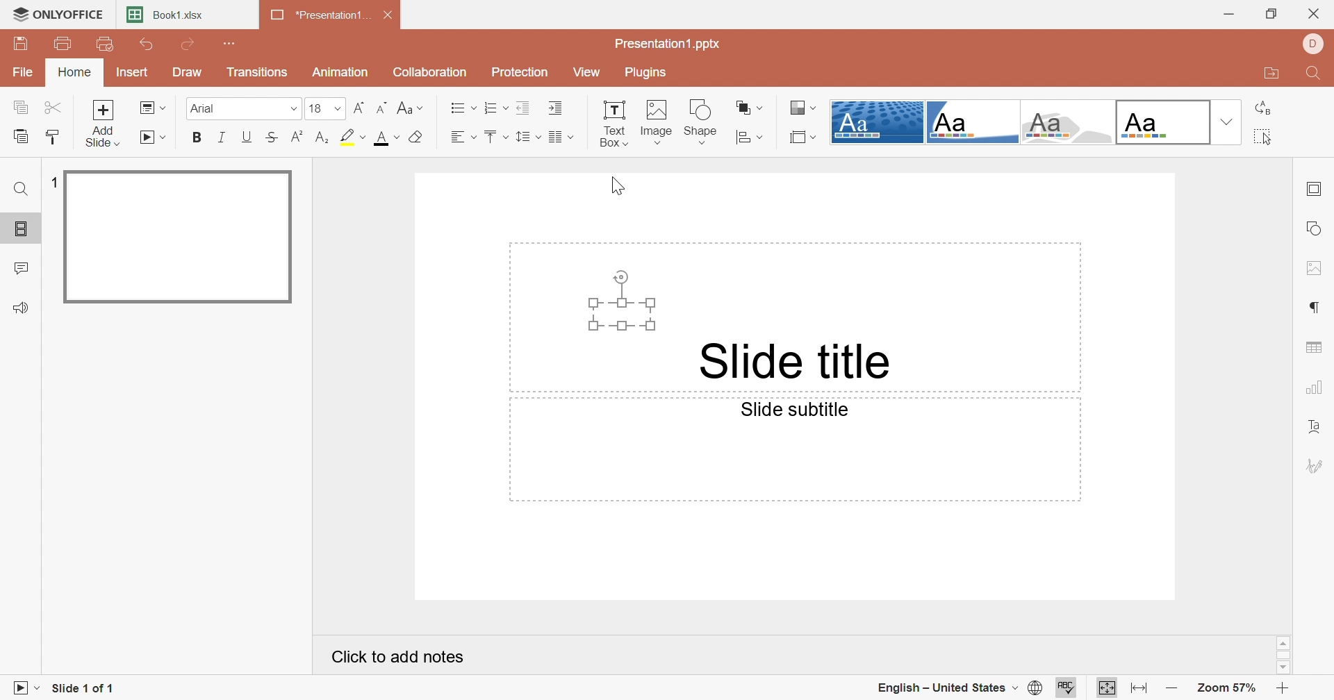  I want to click on Insert, so click(130, 72).